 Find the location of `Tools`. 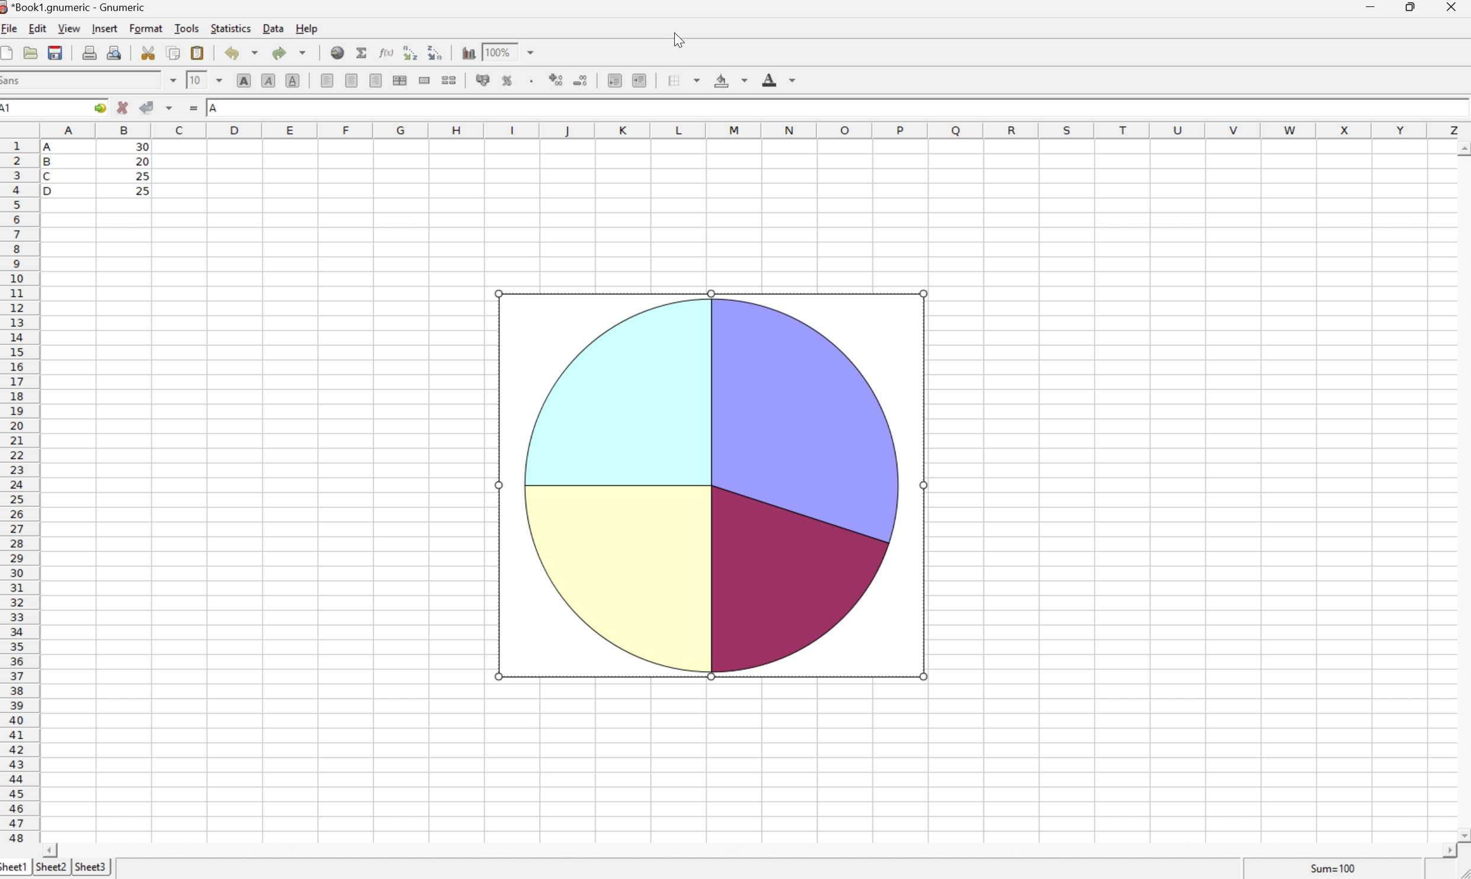

Tools is located at coordinates (187, 28).